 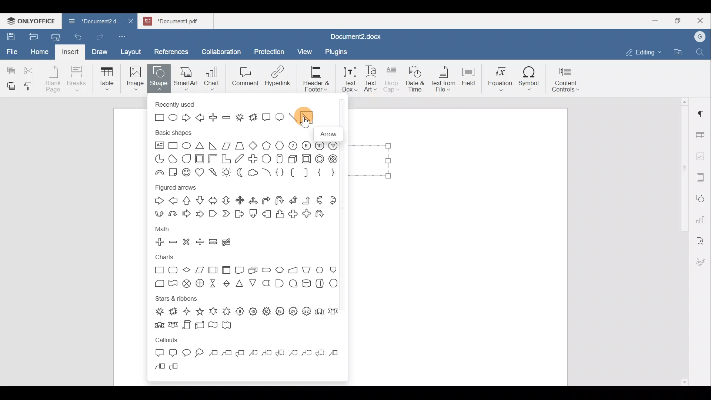 What do you see at coordinates (702, 197) in the screenshot?
I see `Shapes settings` at bounding box center [702, 197].